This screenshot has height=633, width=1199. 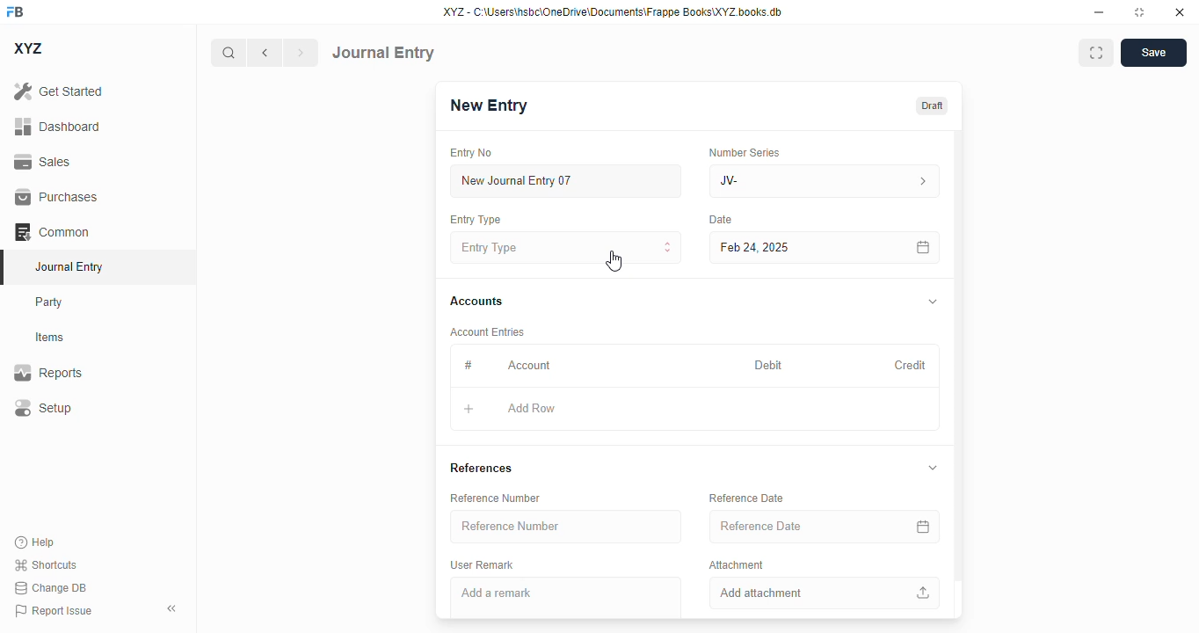 I want to click on dashboard, so click(x=57, y=126).